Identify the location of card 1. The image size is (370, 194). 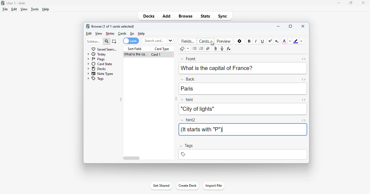
(156, 55).